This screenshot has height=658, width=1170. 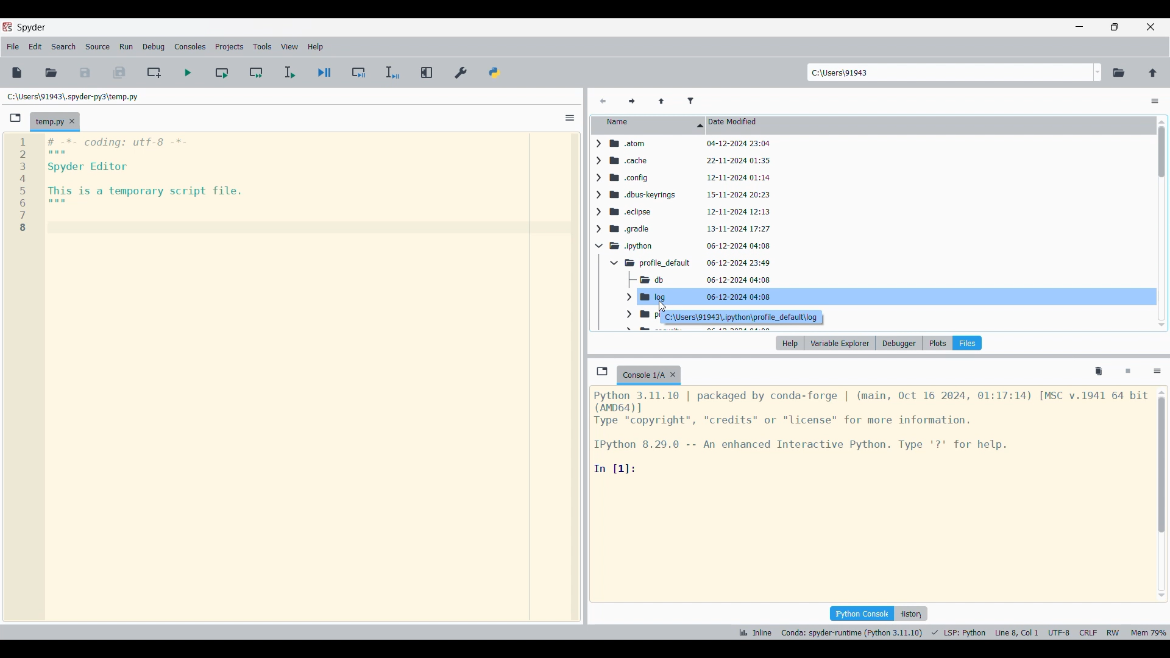 What do you see at coordinates (790, 343) in the screenshot?
I see `Help` at bounding box center [790, 343].